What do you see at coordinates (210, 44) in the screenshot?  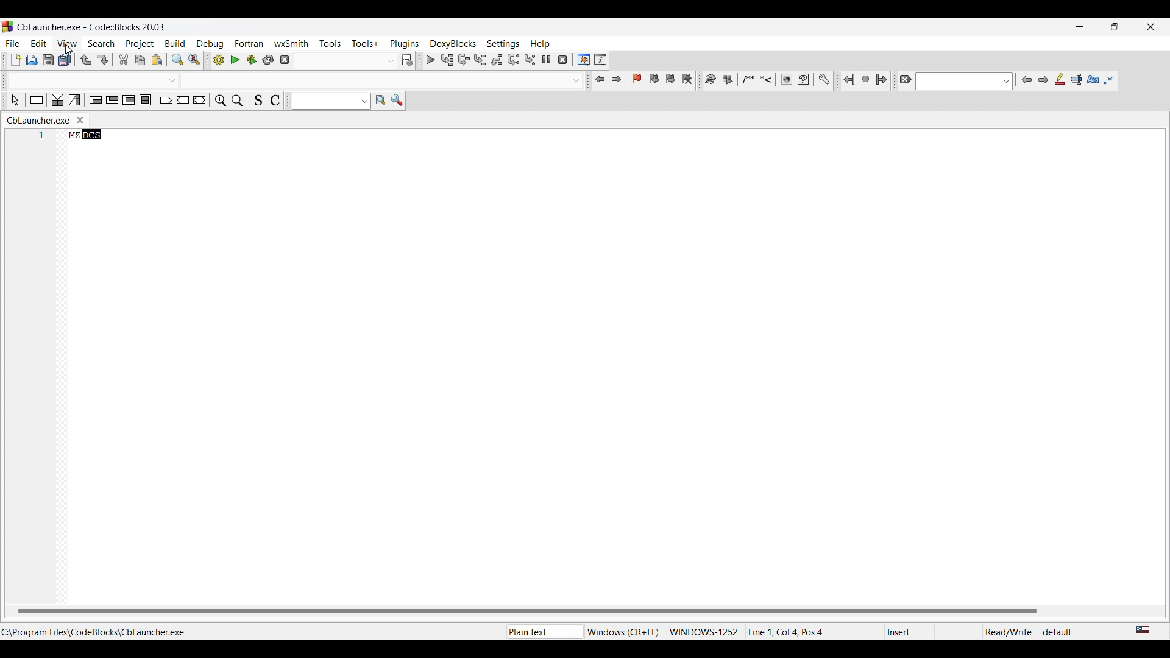 I see `Debug menu` at bounding box center [210, 44].